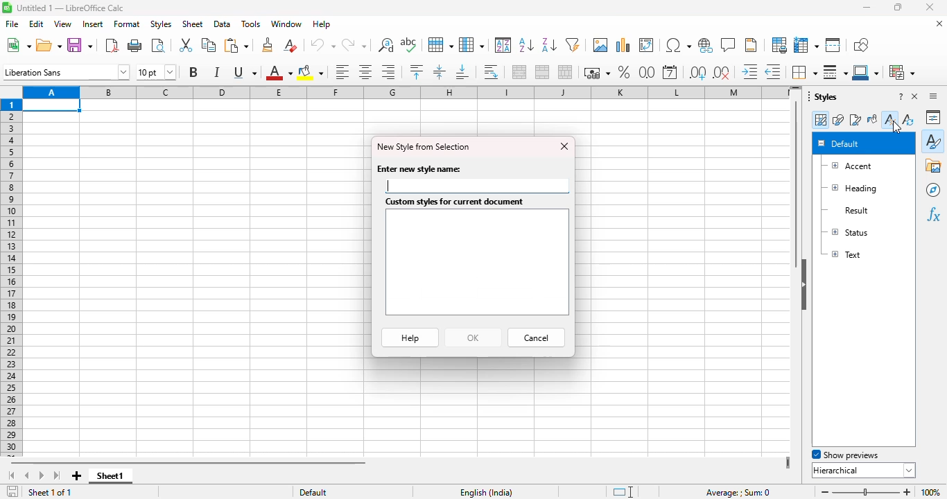 This screenshot has height=499, width=947. I want to click on align left, so click(342, 71).